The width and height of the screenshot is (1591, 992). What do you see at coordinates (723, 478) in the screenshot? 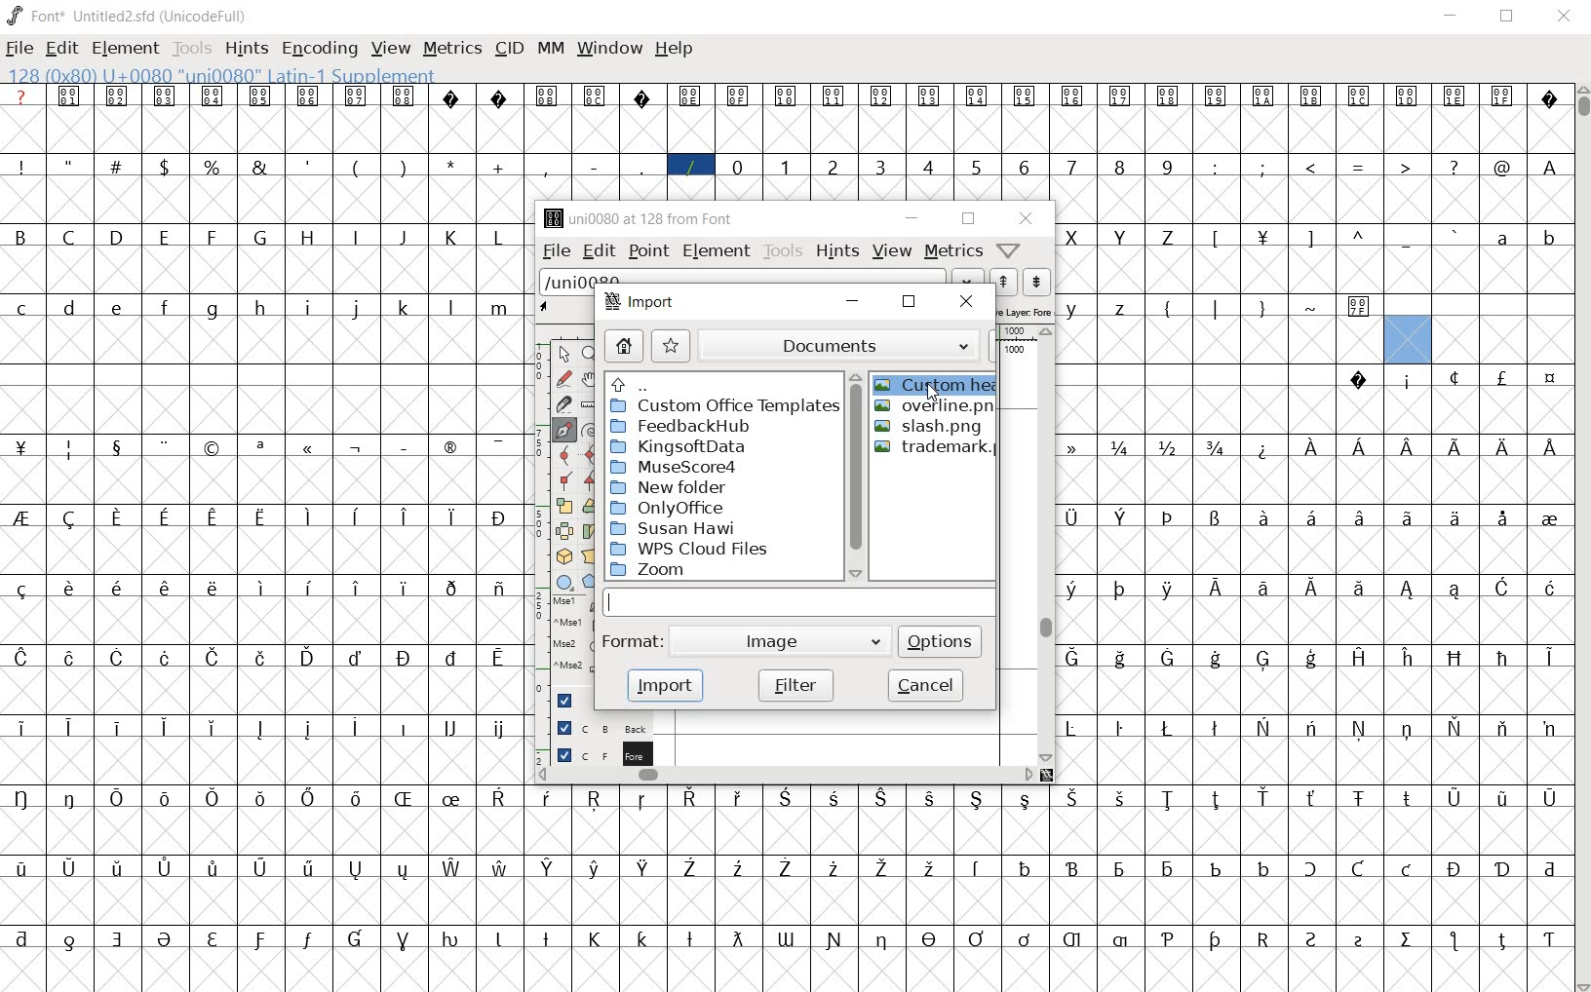
I see `directories` at bounding box center [723, 478].